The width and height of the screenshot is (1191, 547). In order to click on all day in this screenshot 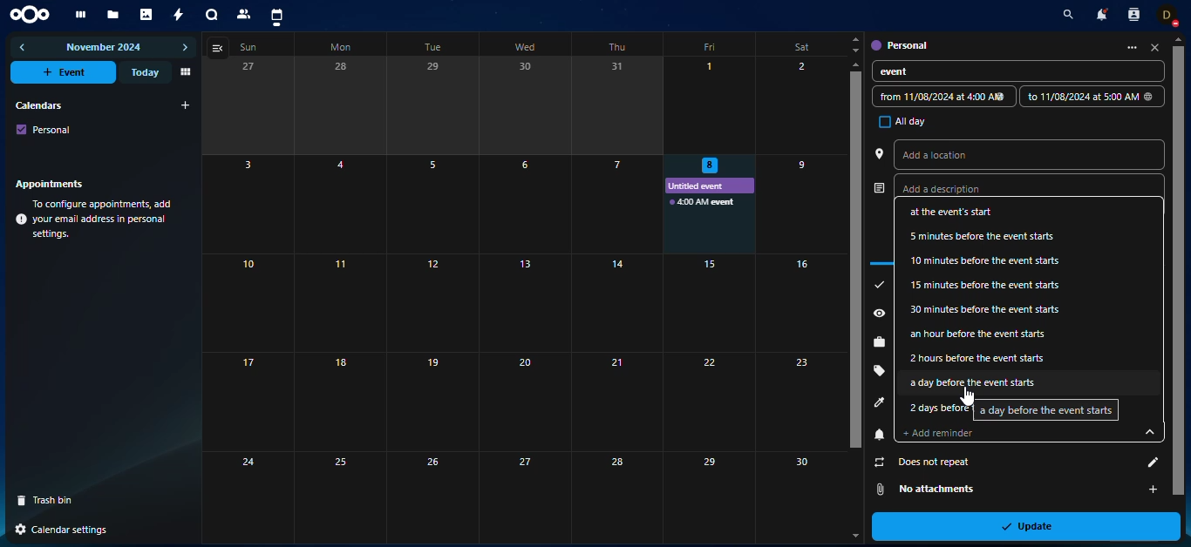, I will do `click(897, 121)`.